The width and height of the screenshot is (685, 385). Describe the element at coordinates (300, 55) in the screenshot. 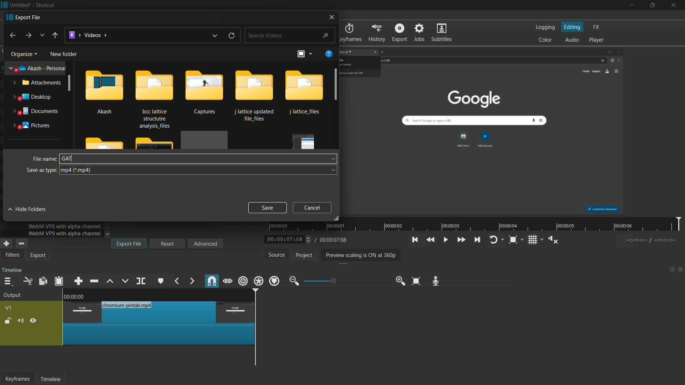

I see `change layout` at that location.